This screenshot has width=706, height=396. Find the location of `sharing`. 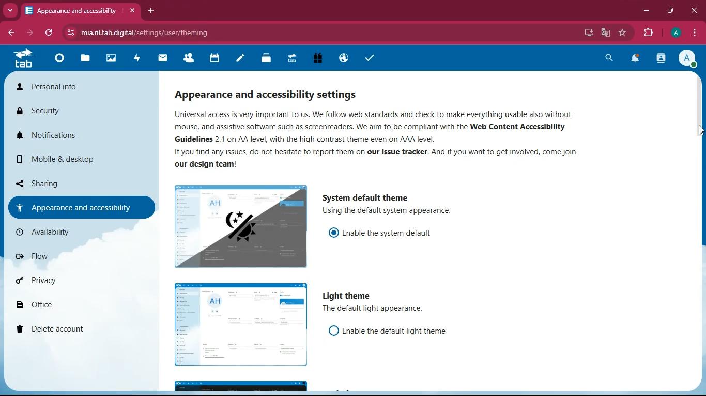

sharing is located at coordinates (50, 183).